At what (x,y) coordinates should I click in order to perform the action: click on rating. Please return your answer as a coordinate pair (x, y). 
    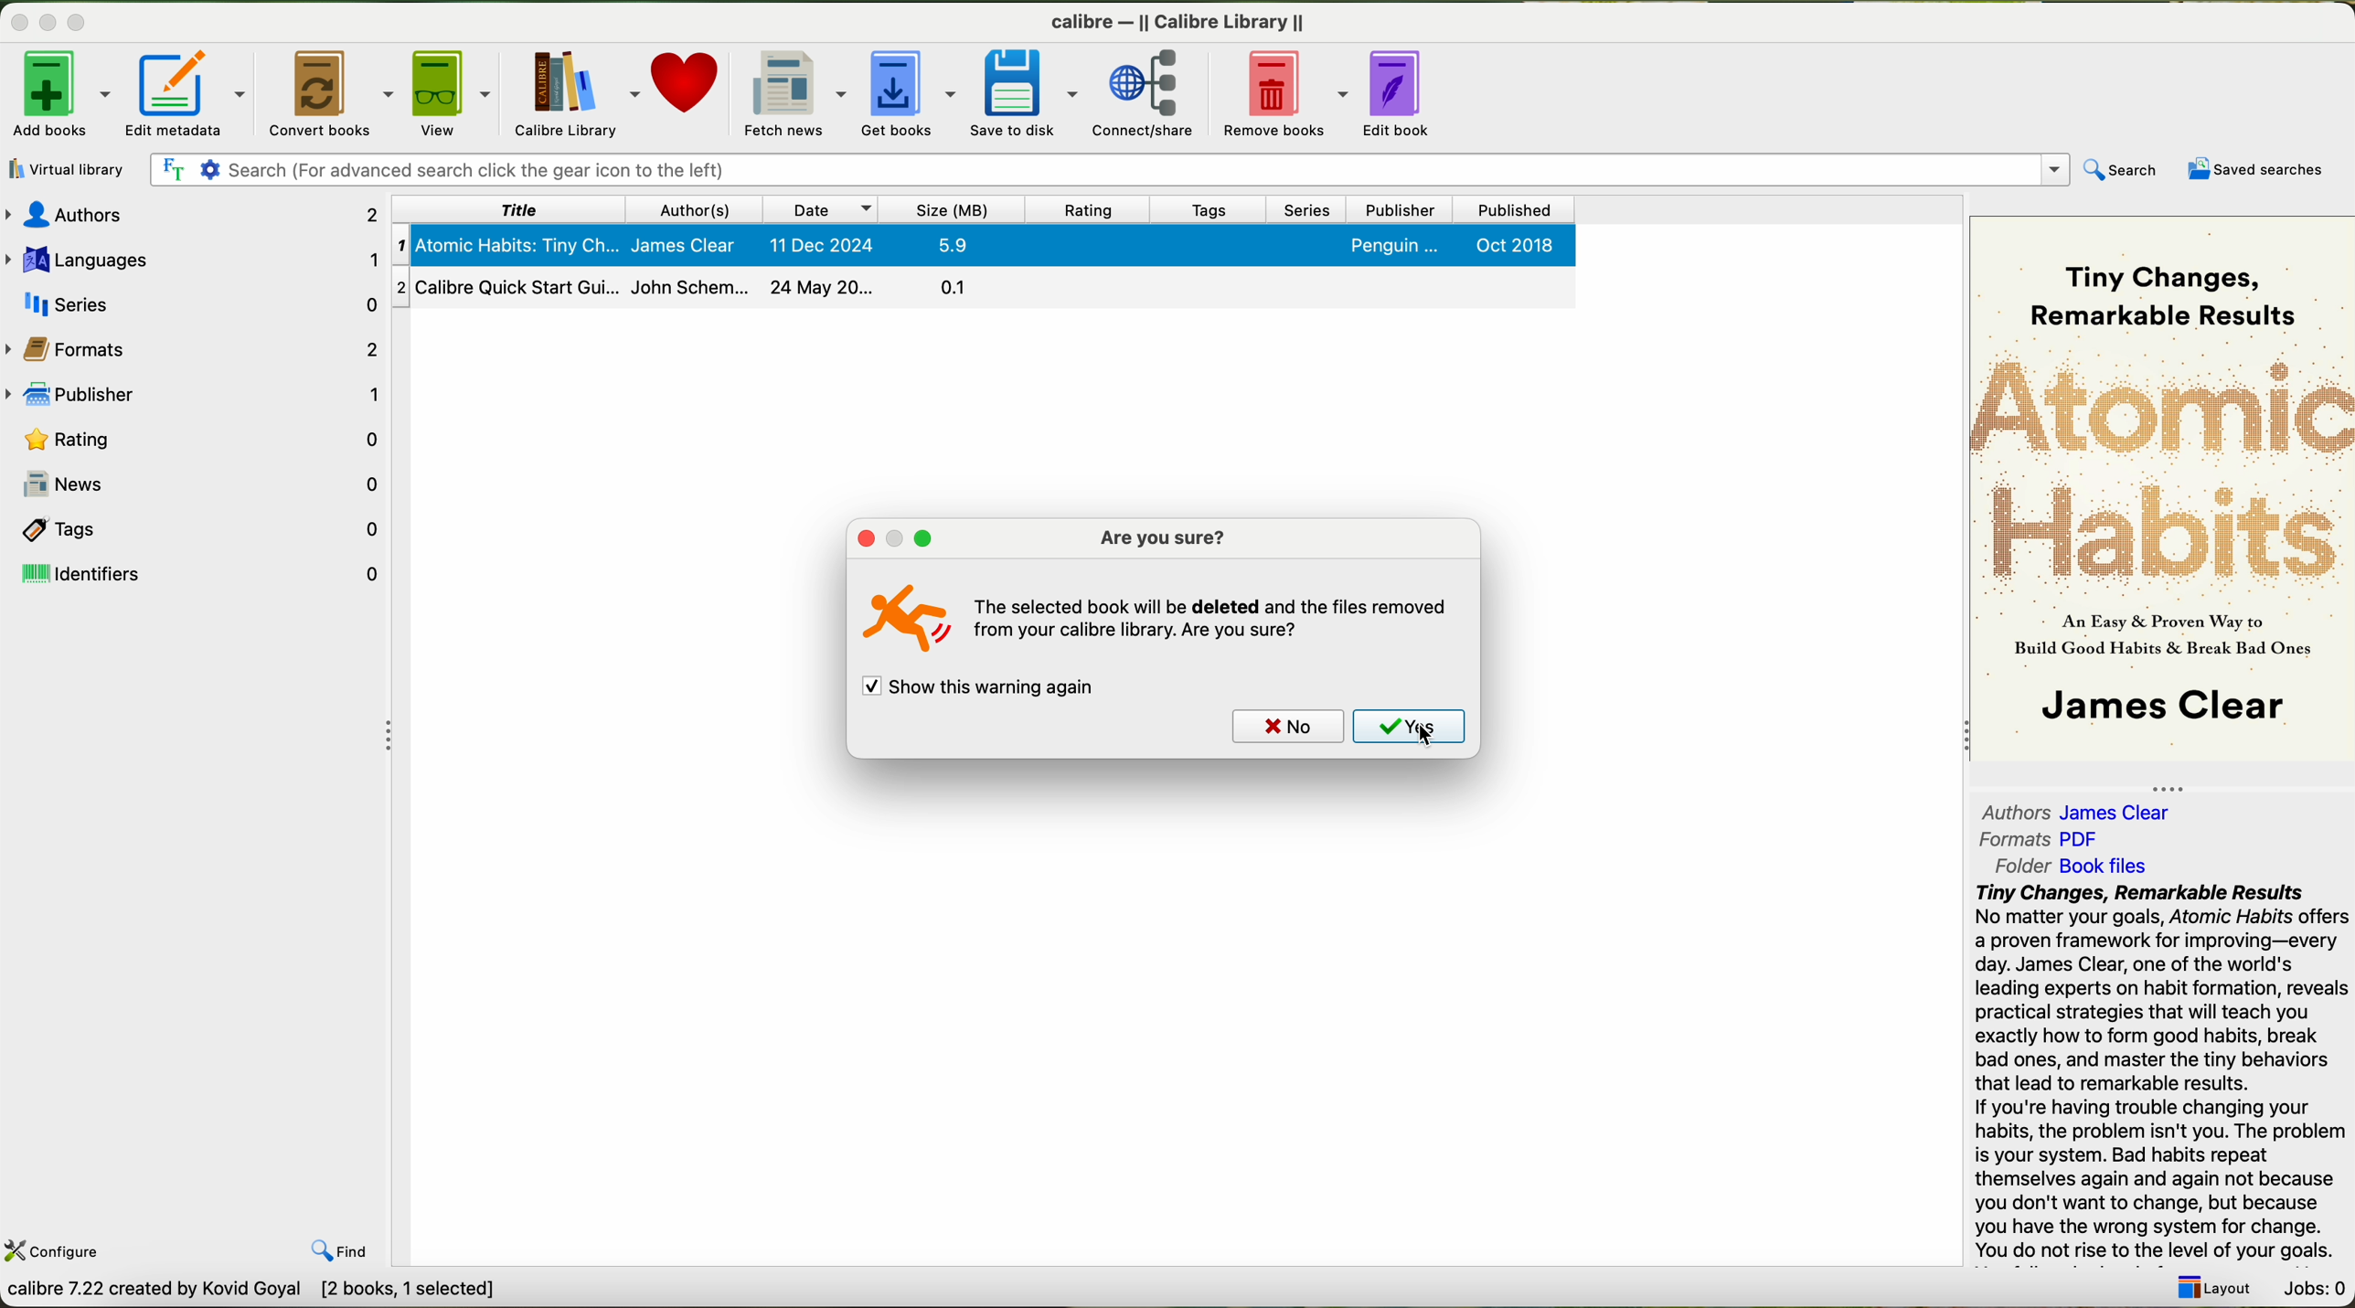
    Looking at the image, I should click on (1089, 207).